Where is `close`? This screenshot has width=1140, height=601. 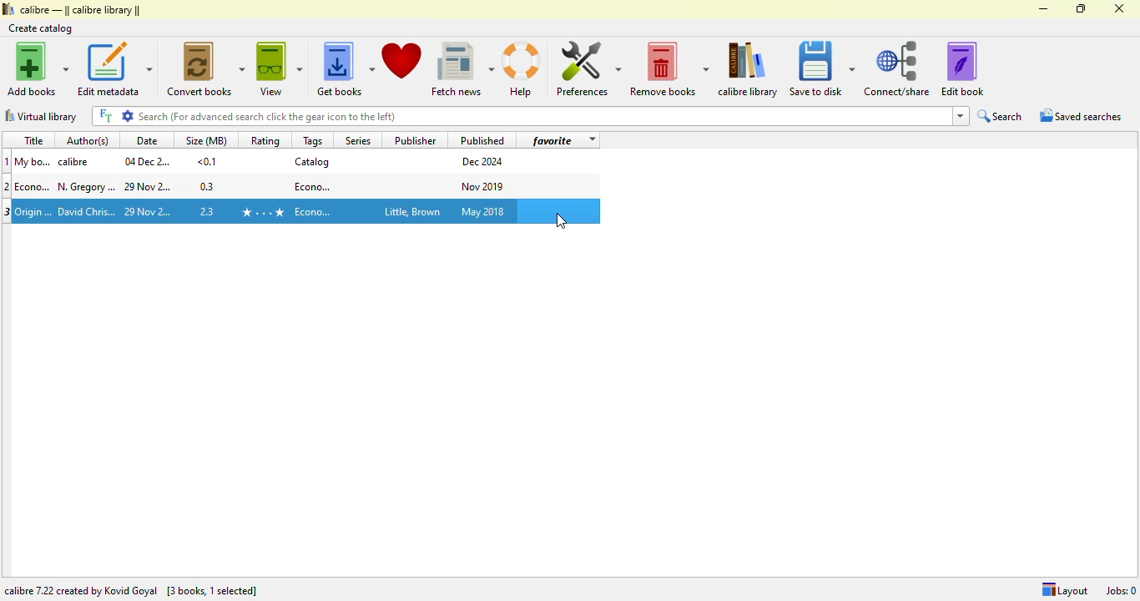 close is located at coordinates (1118, 8).